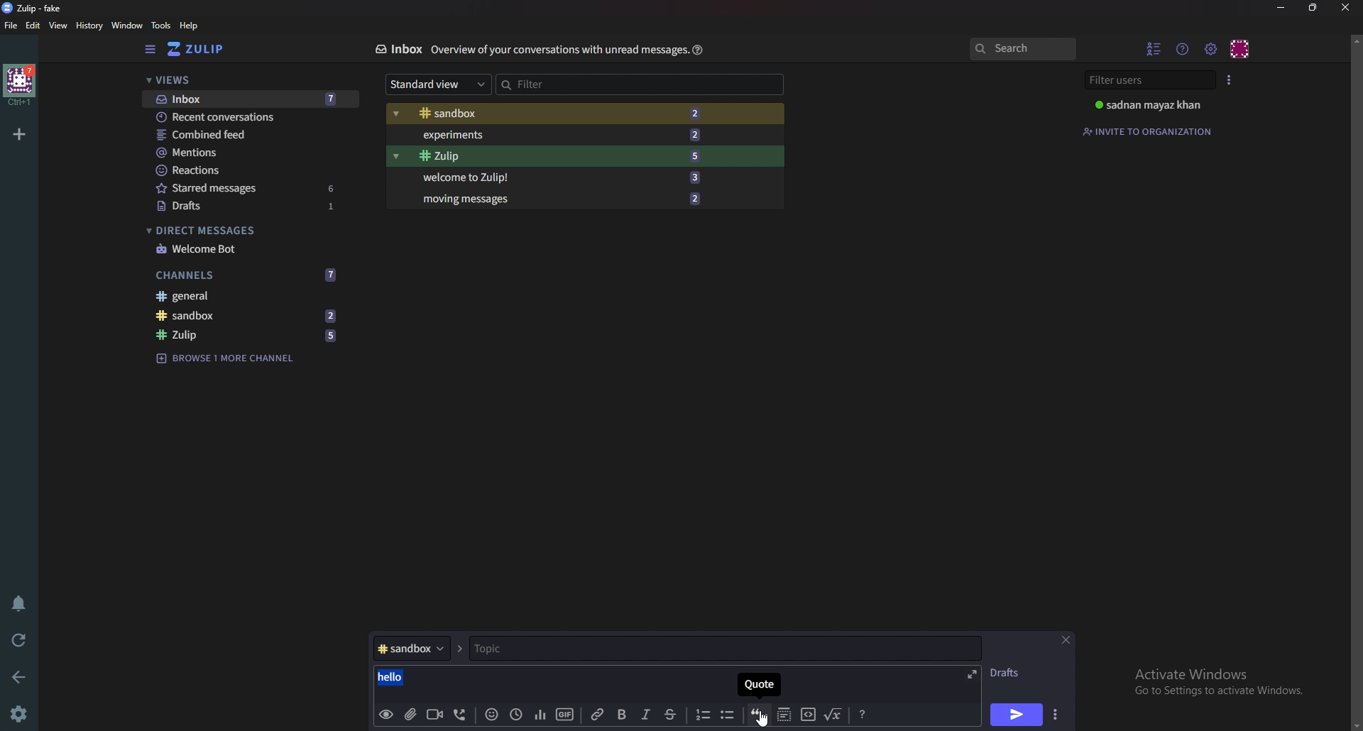 The height and width of the screenshot is (731, 1363). What do you see at coordinates (1230, 79) in the screenshot?
I see `User list style` at bounding box center [1230, 79].